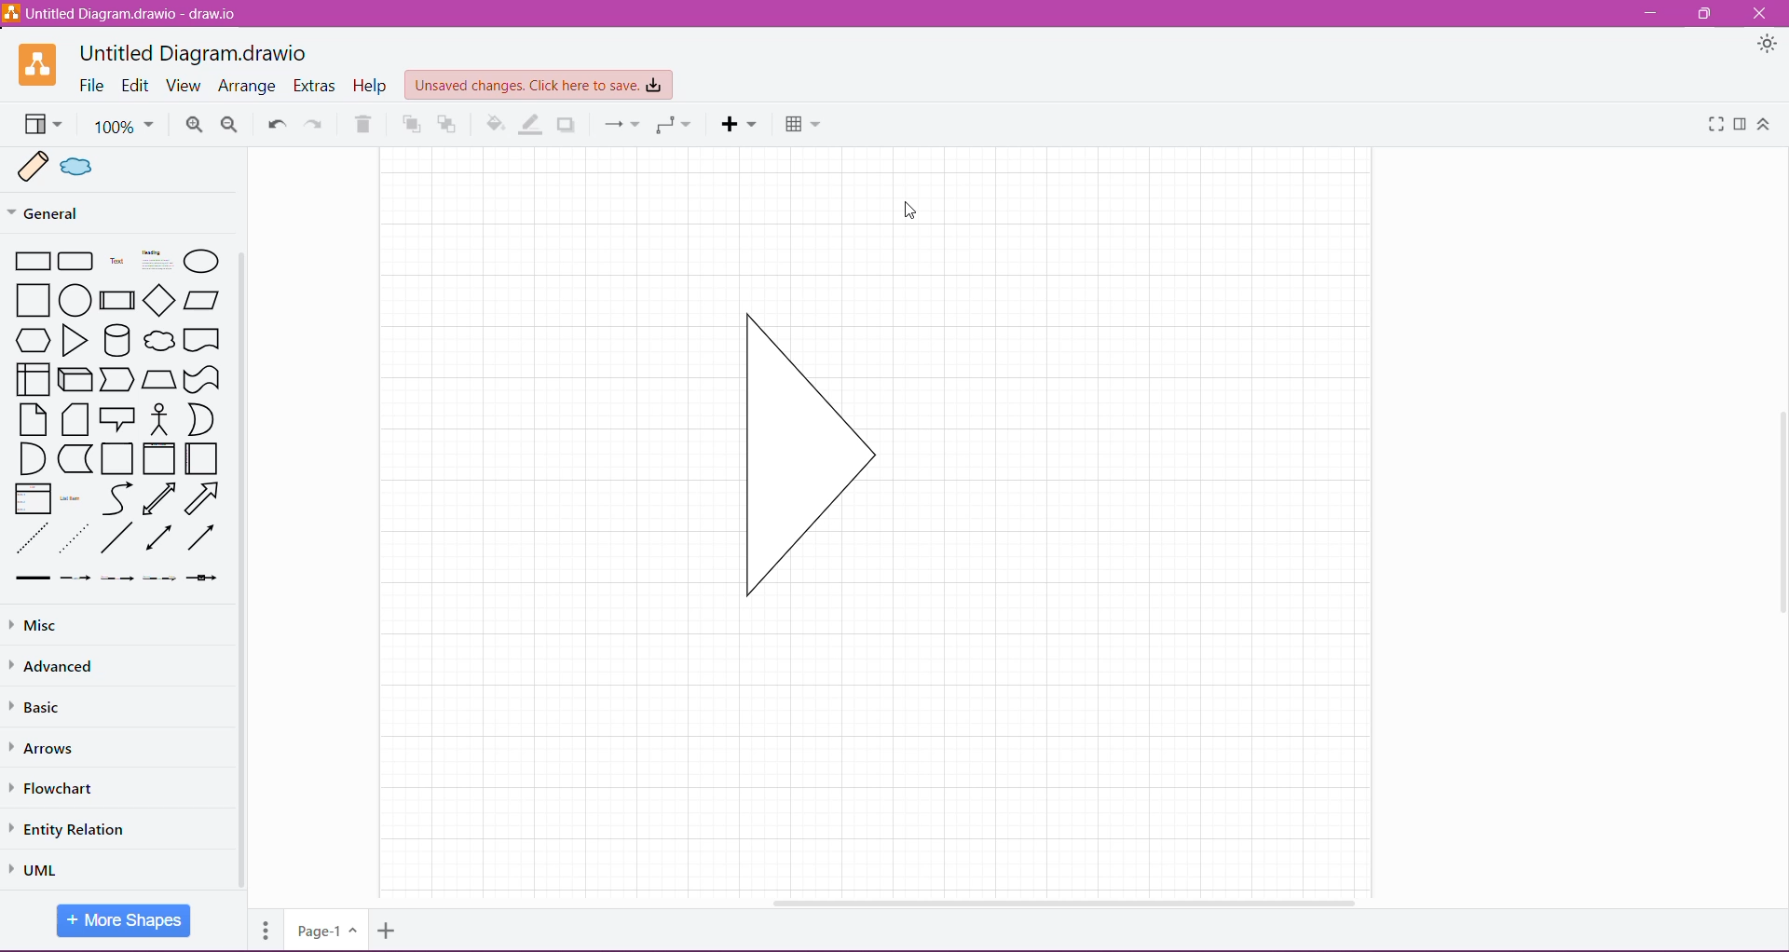 The height and width of the screenshot is (952, 1789). Describe the element at coordinates (1766, 12) in the screenshot. I see `Close` at that location.